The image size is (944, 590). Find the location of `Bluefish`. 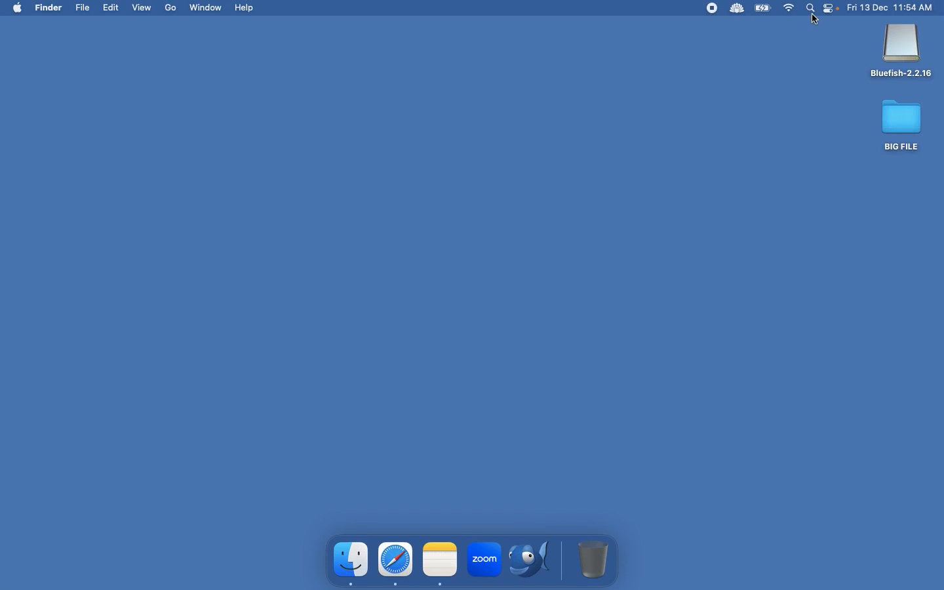

Bluefish is located at coordinates (534, 561).